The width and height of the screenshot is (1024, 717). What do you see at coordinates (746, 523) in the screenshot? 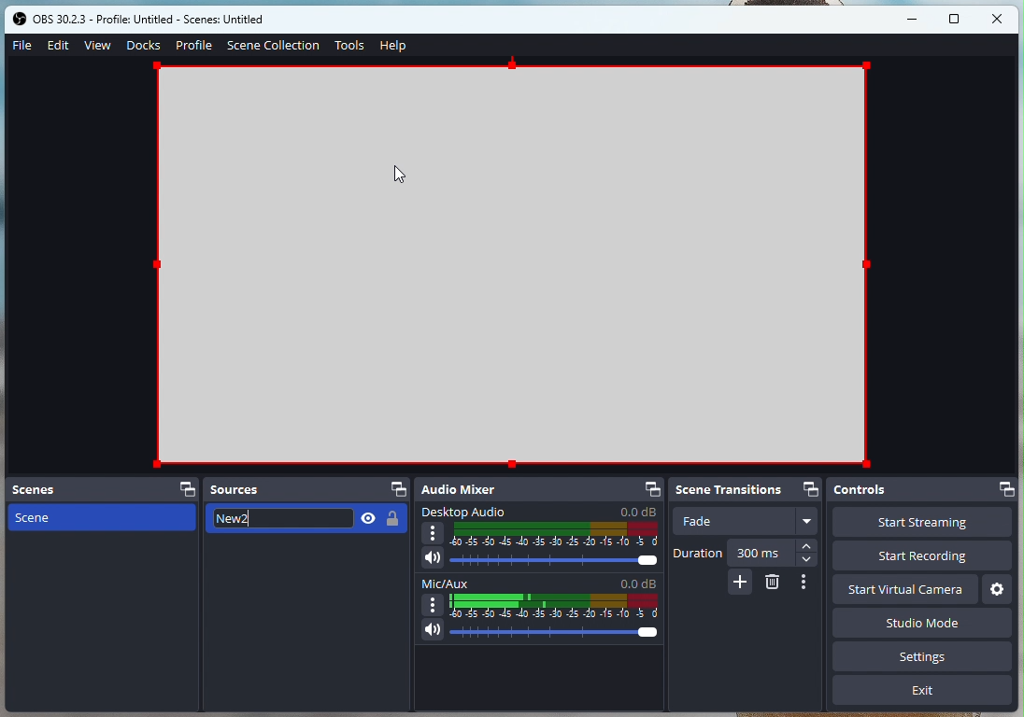
I see `Fade` at bounding box center [746, 523].